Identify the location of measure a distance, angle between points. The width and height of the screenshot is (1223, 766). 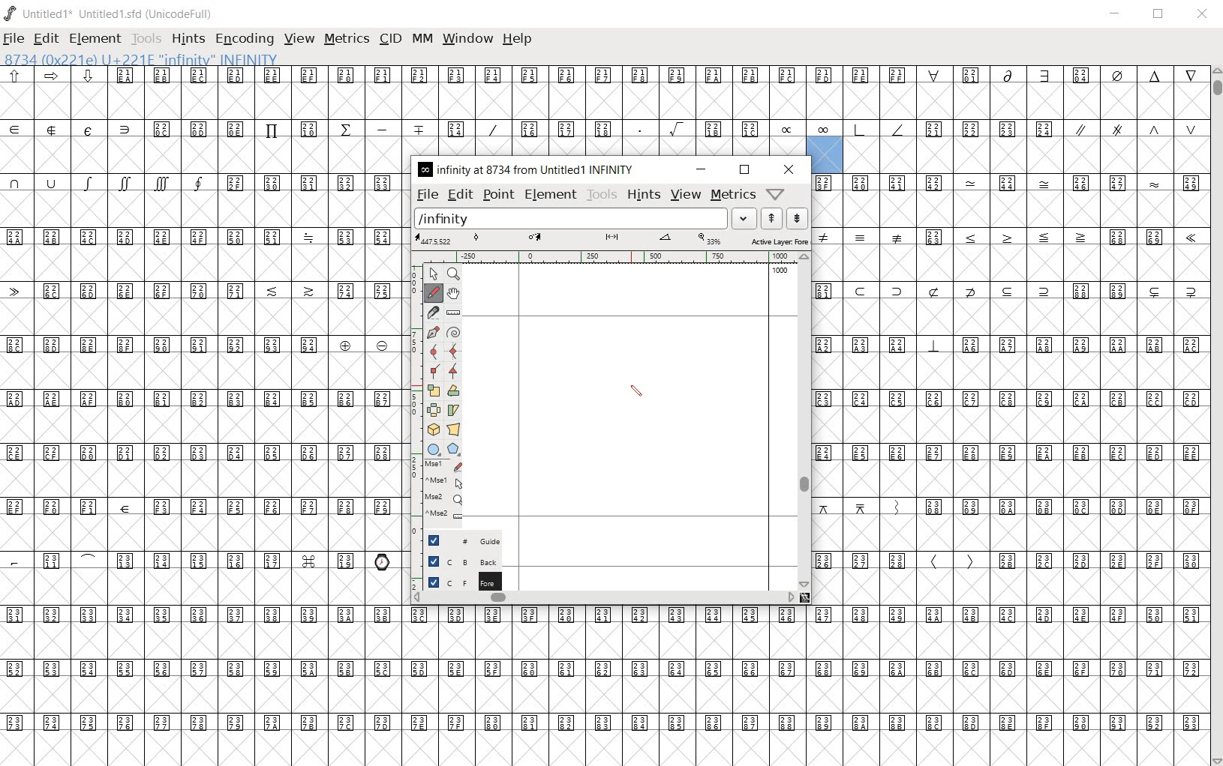
(452, 312).